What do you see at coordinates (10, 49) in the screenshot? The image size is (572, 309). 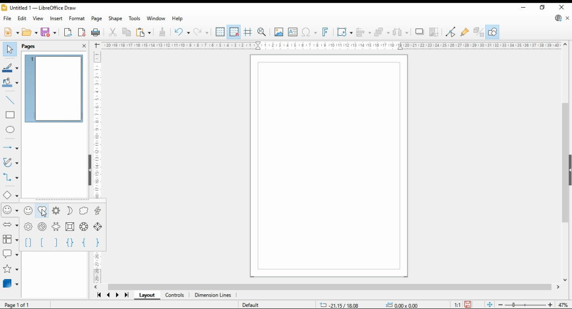 I see `select` at bounding box center [10, 49].